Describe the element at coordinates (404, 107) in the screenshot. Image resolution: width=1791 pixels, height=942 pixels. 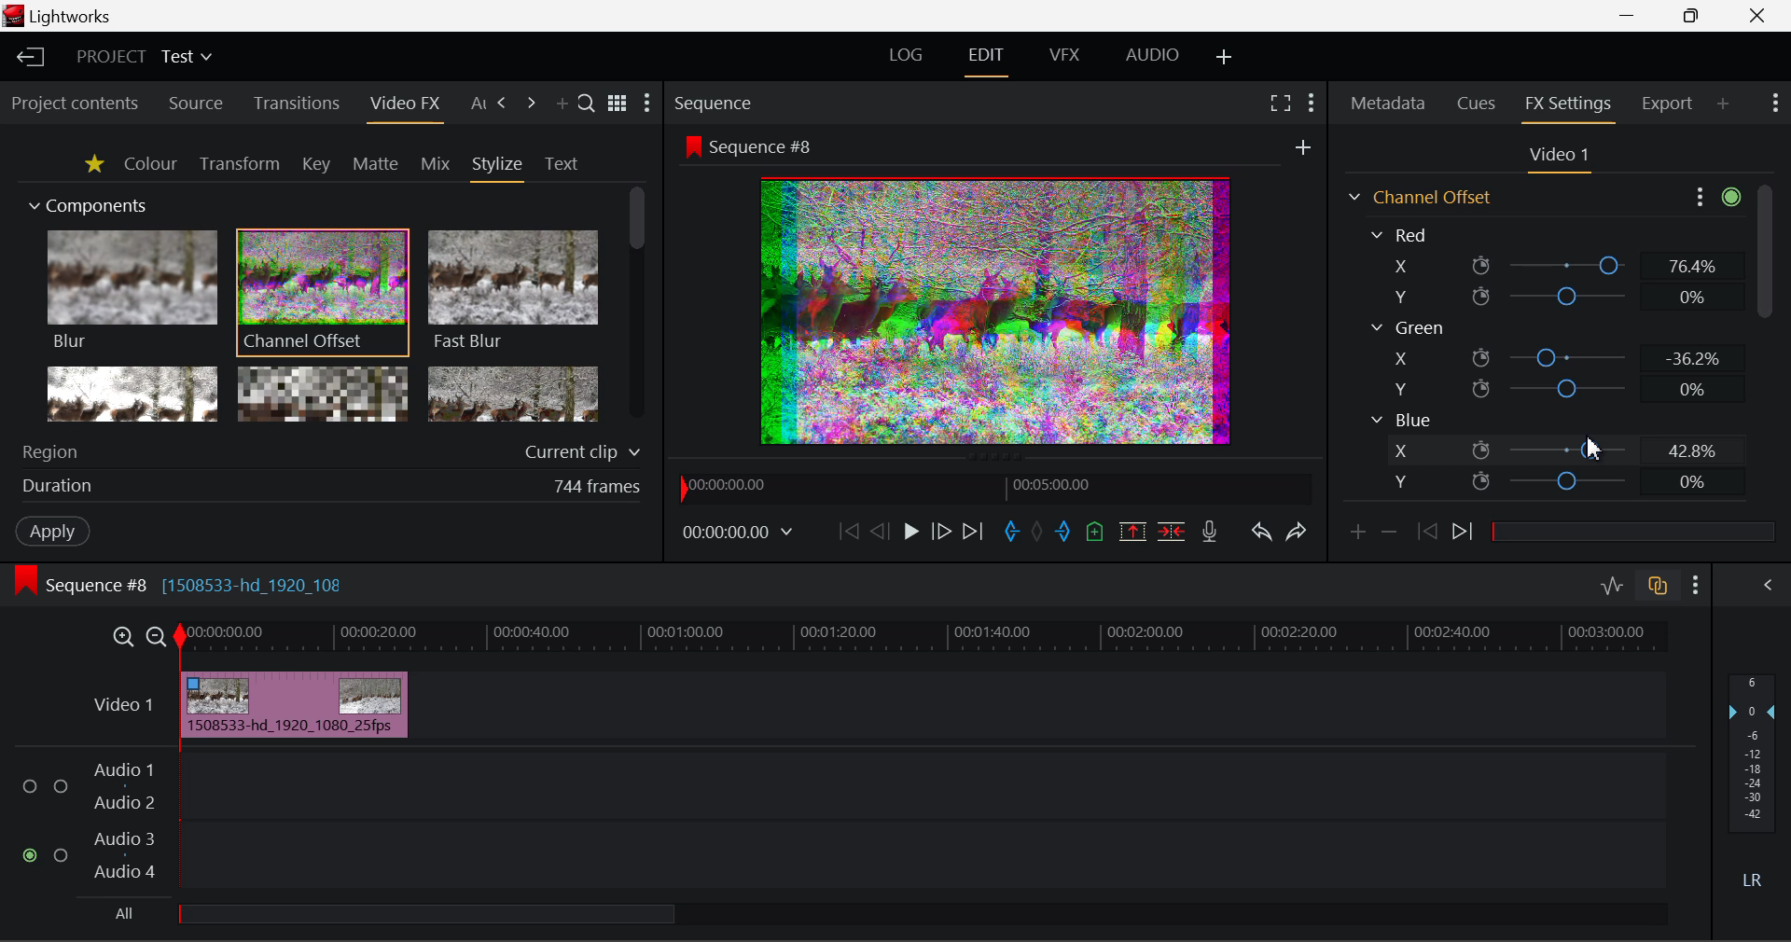
I see `Video FX` at that location.